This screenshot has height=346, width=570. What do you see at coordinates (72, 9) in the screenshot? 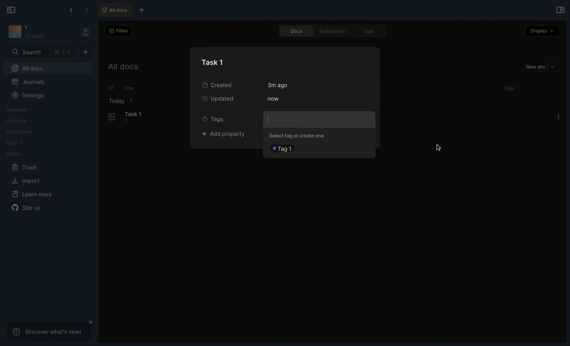
I see `Left arrow` at bounding box center [72, 9].